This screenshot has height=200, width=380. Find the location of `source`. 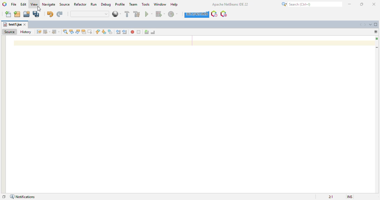

source is located at coordinates (10, 32).